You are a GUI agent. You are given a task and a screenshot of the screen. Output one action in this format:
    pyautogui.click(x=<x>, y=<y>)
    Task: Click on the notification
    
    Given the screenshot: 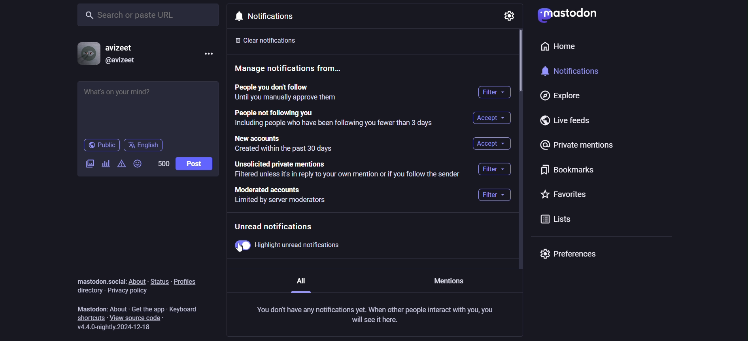 What is the action you would take?
    pyautogui.click(x=268, y=16)
    